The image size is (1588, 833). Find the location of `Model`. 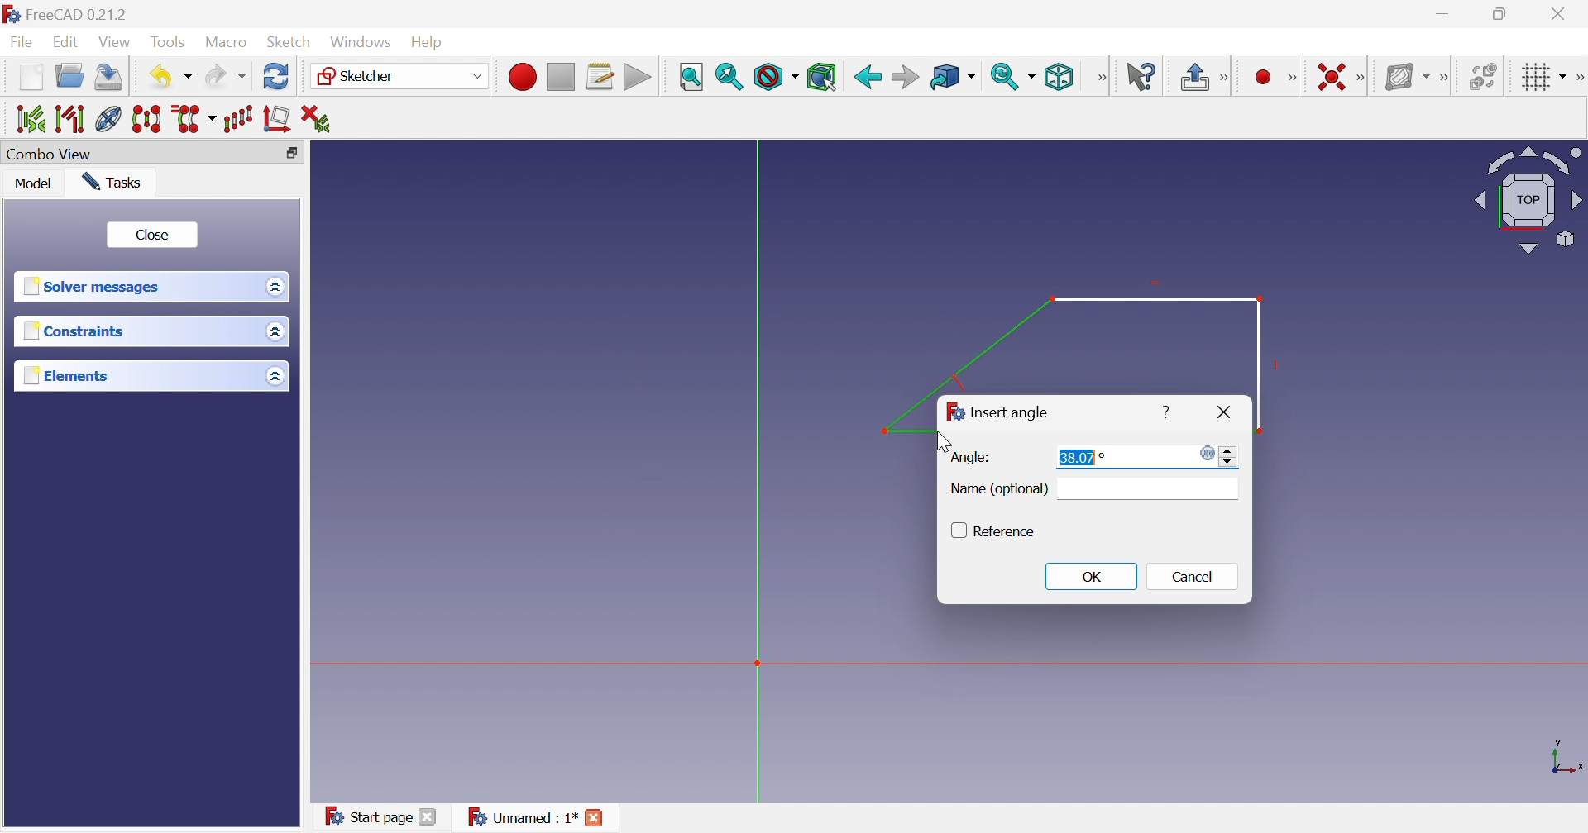

Model is located at coordinates (36, 185).